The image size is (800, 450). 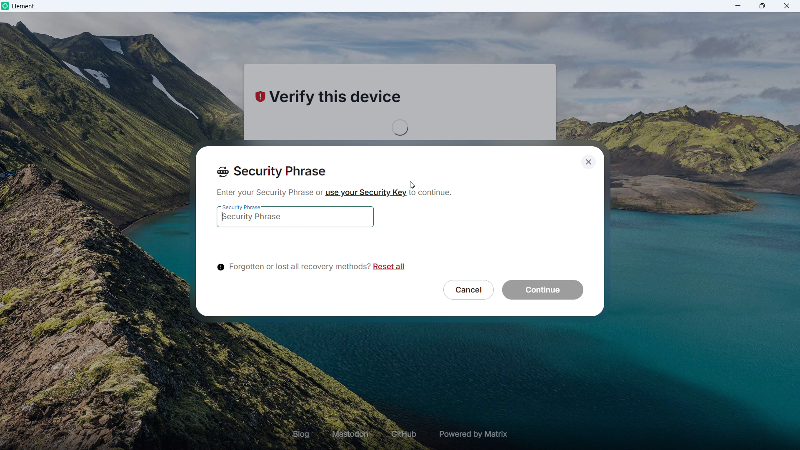 What do you see at coordinates (542, 290) in the screenshot?
I see `Continue ` at bounding box center [542, 290].